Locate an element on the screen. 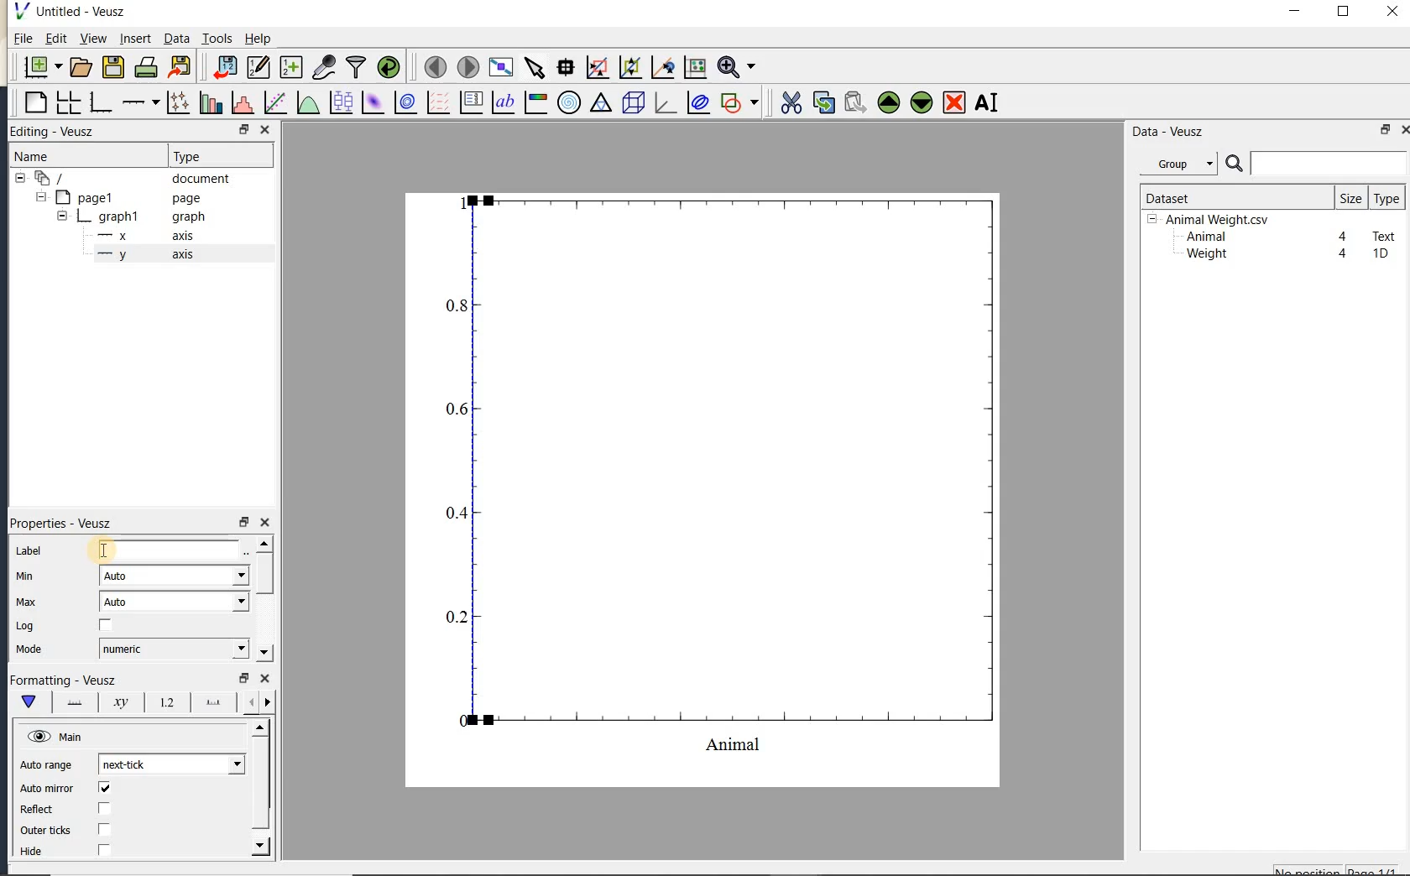  scrollbar is located at coordinates (261, 788).